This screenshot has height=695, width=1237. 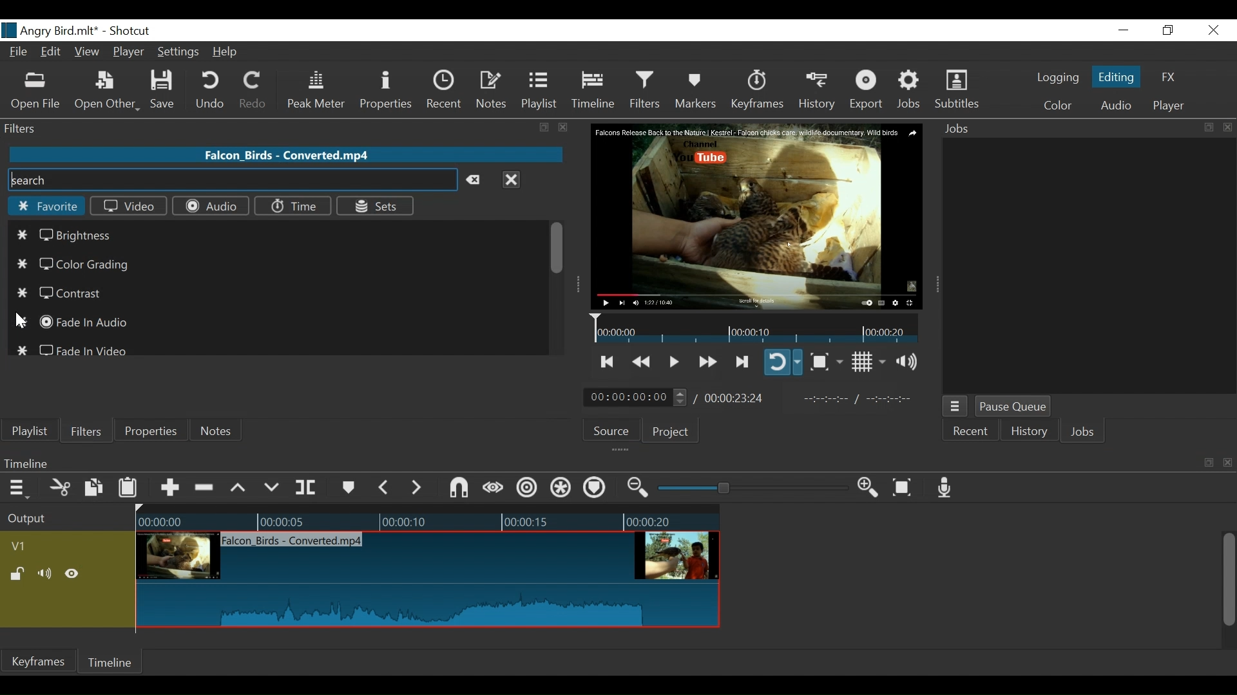 I want to click on Help, so click(x=229, y=51).